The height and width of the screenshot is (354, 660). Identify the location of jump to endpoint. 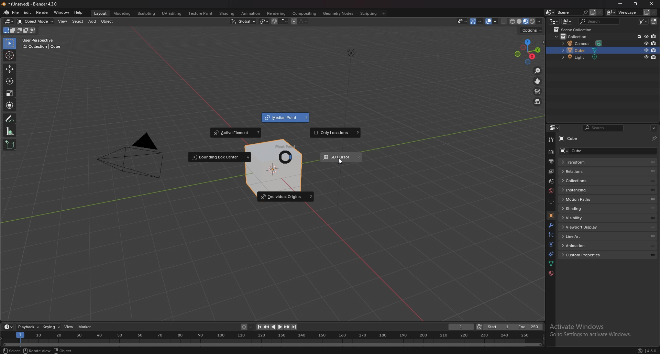
(259, 327).